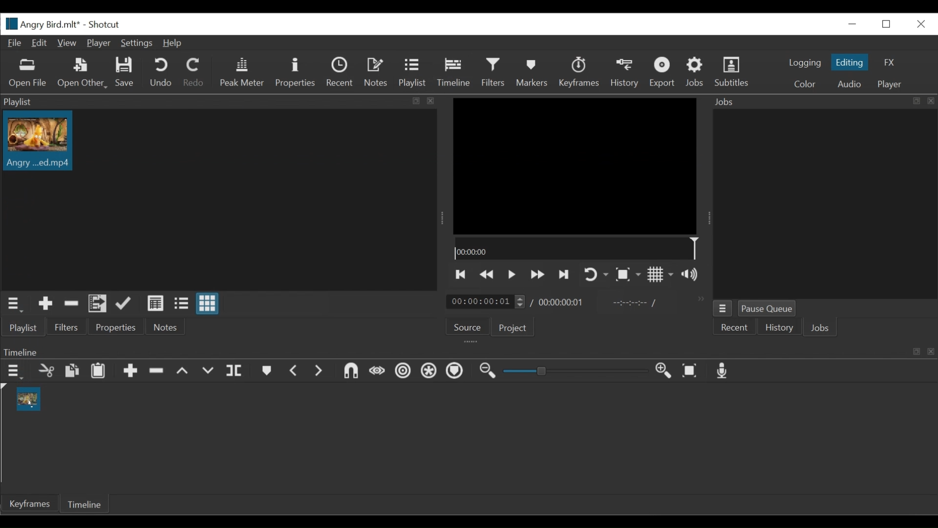 The image size is (938, 528). Describe the element at coordinates (160, 73) in the screenshot. I see `Undo` at that location.